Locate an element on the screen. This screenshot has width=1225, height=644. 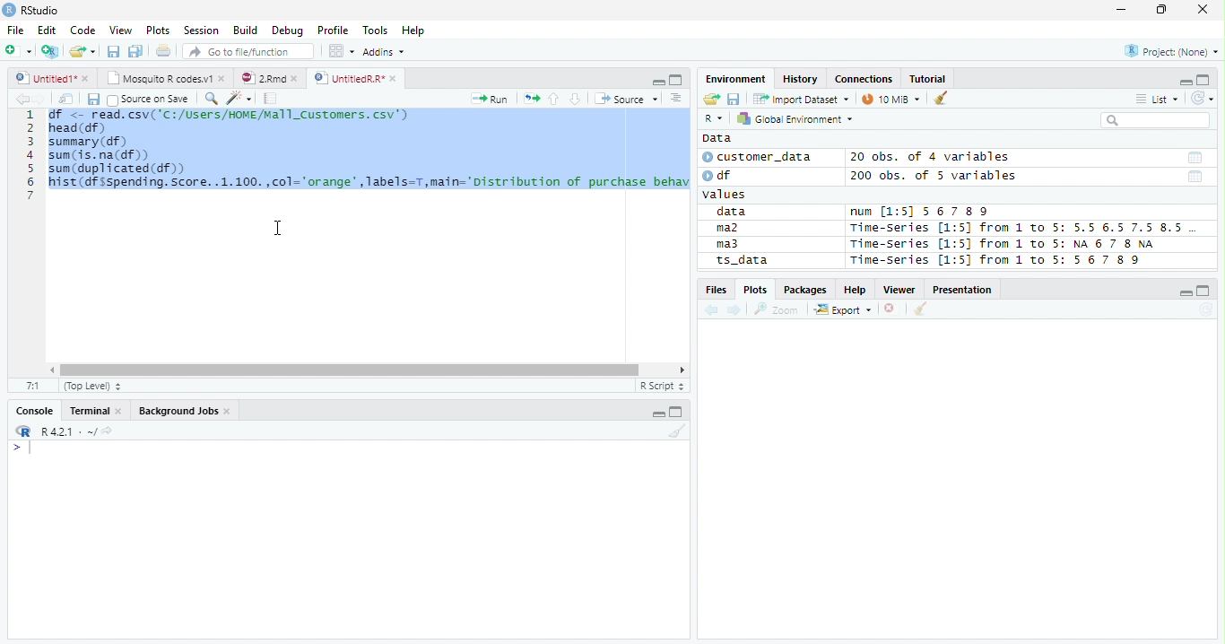
Minimze is located at coordinates (1184, 81).